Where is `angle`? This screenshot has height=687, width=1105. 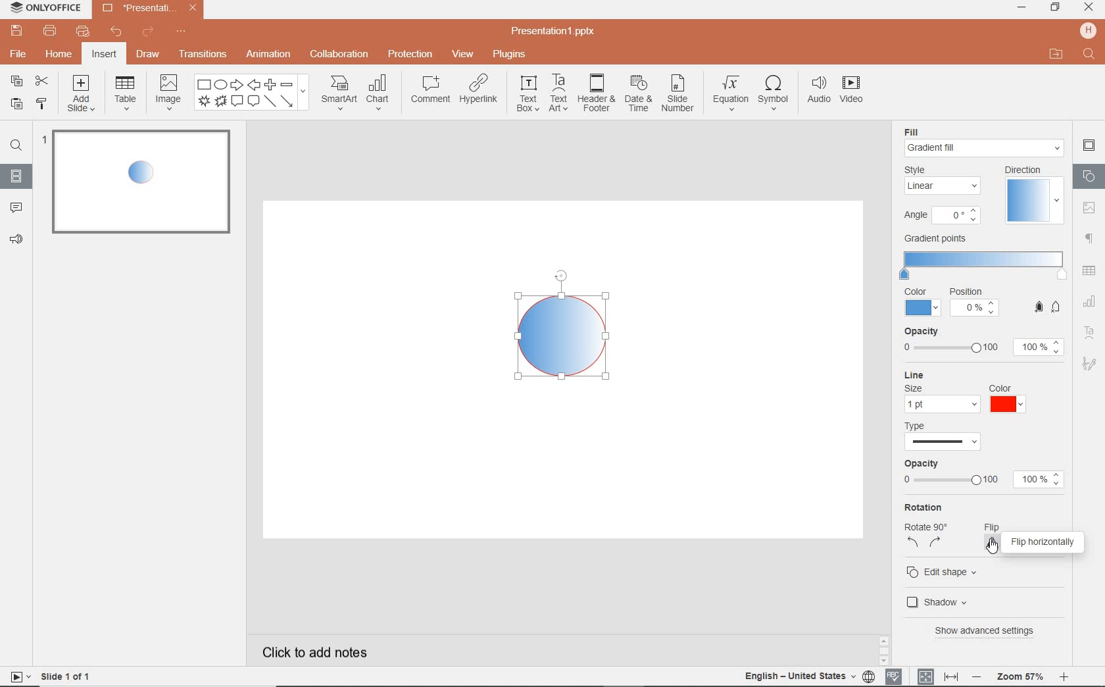 angle is located at coordinates (941, 217).